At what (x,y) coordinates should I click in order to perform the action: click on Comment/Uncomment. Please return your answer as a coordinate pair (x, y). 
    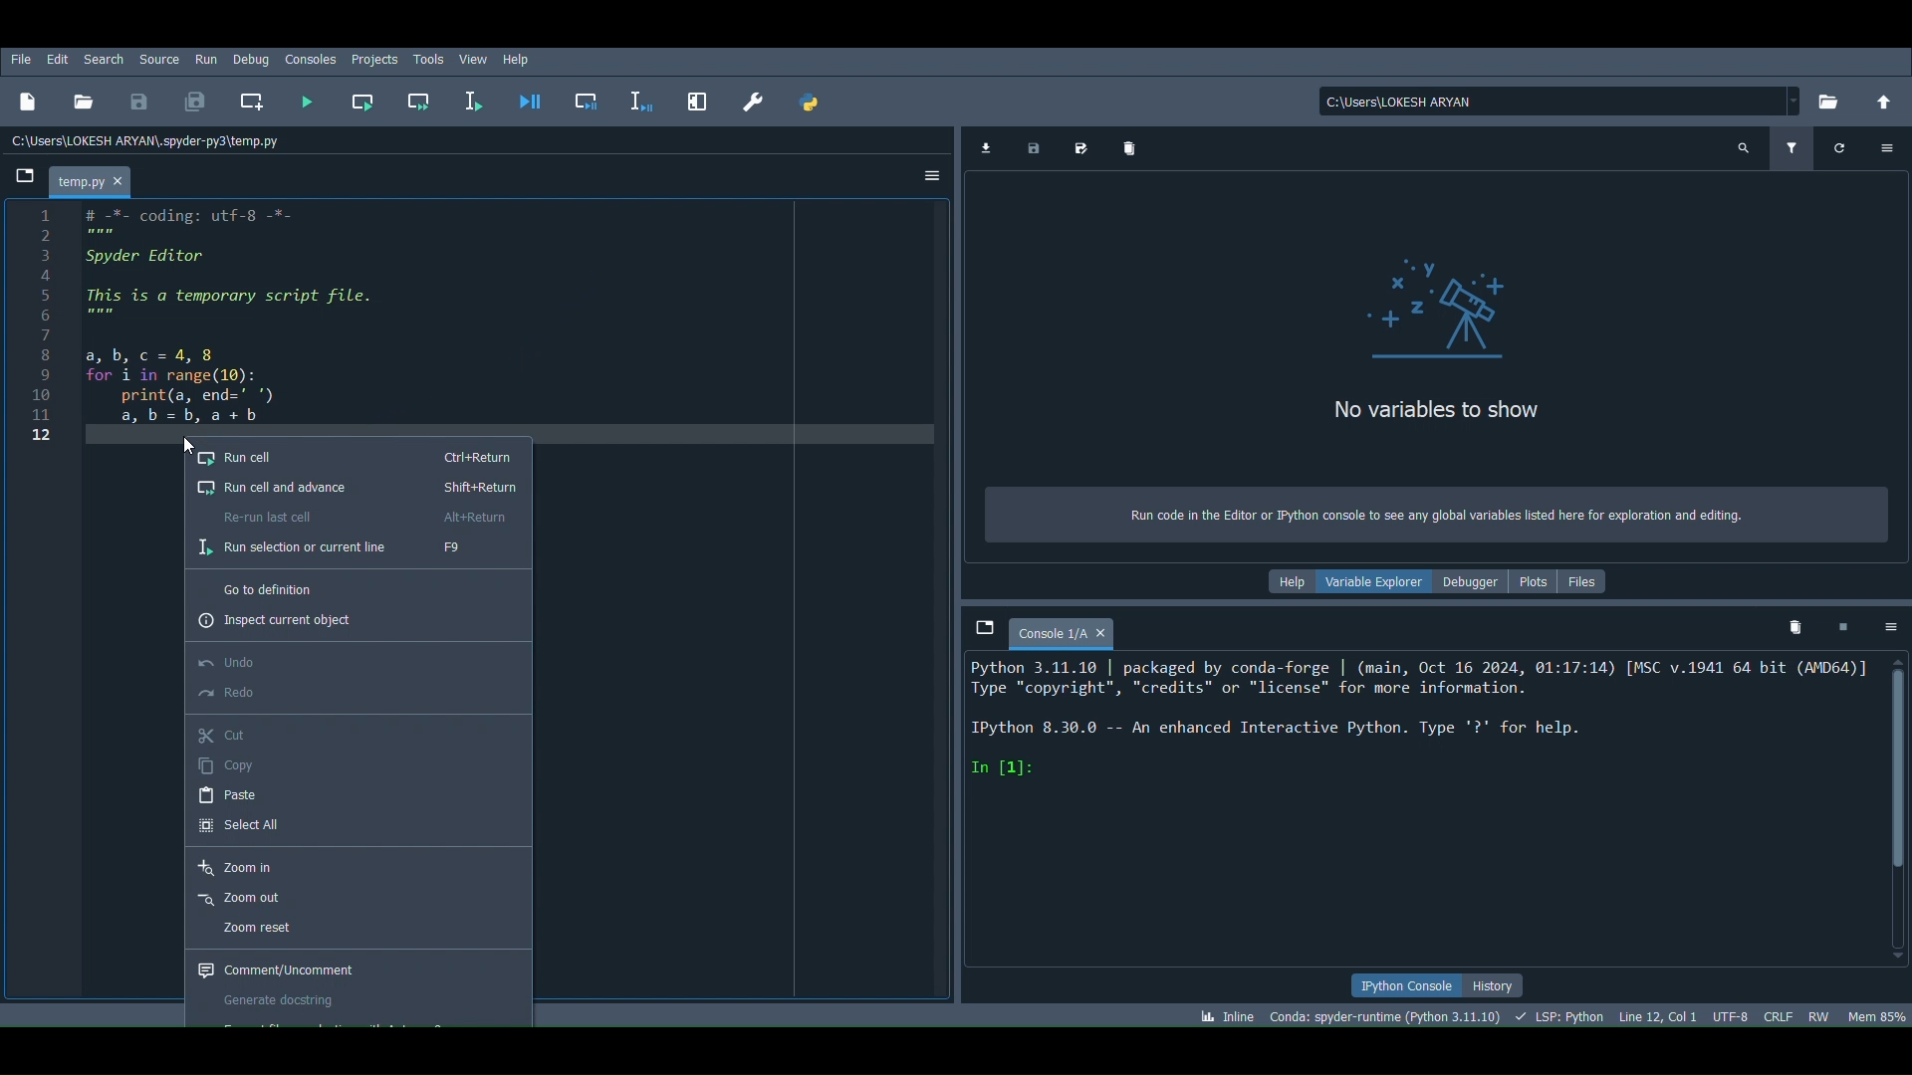
    Looking at the image, I should click on (358, 969).